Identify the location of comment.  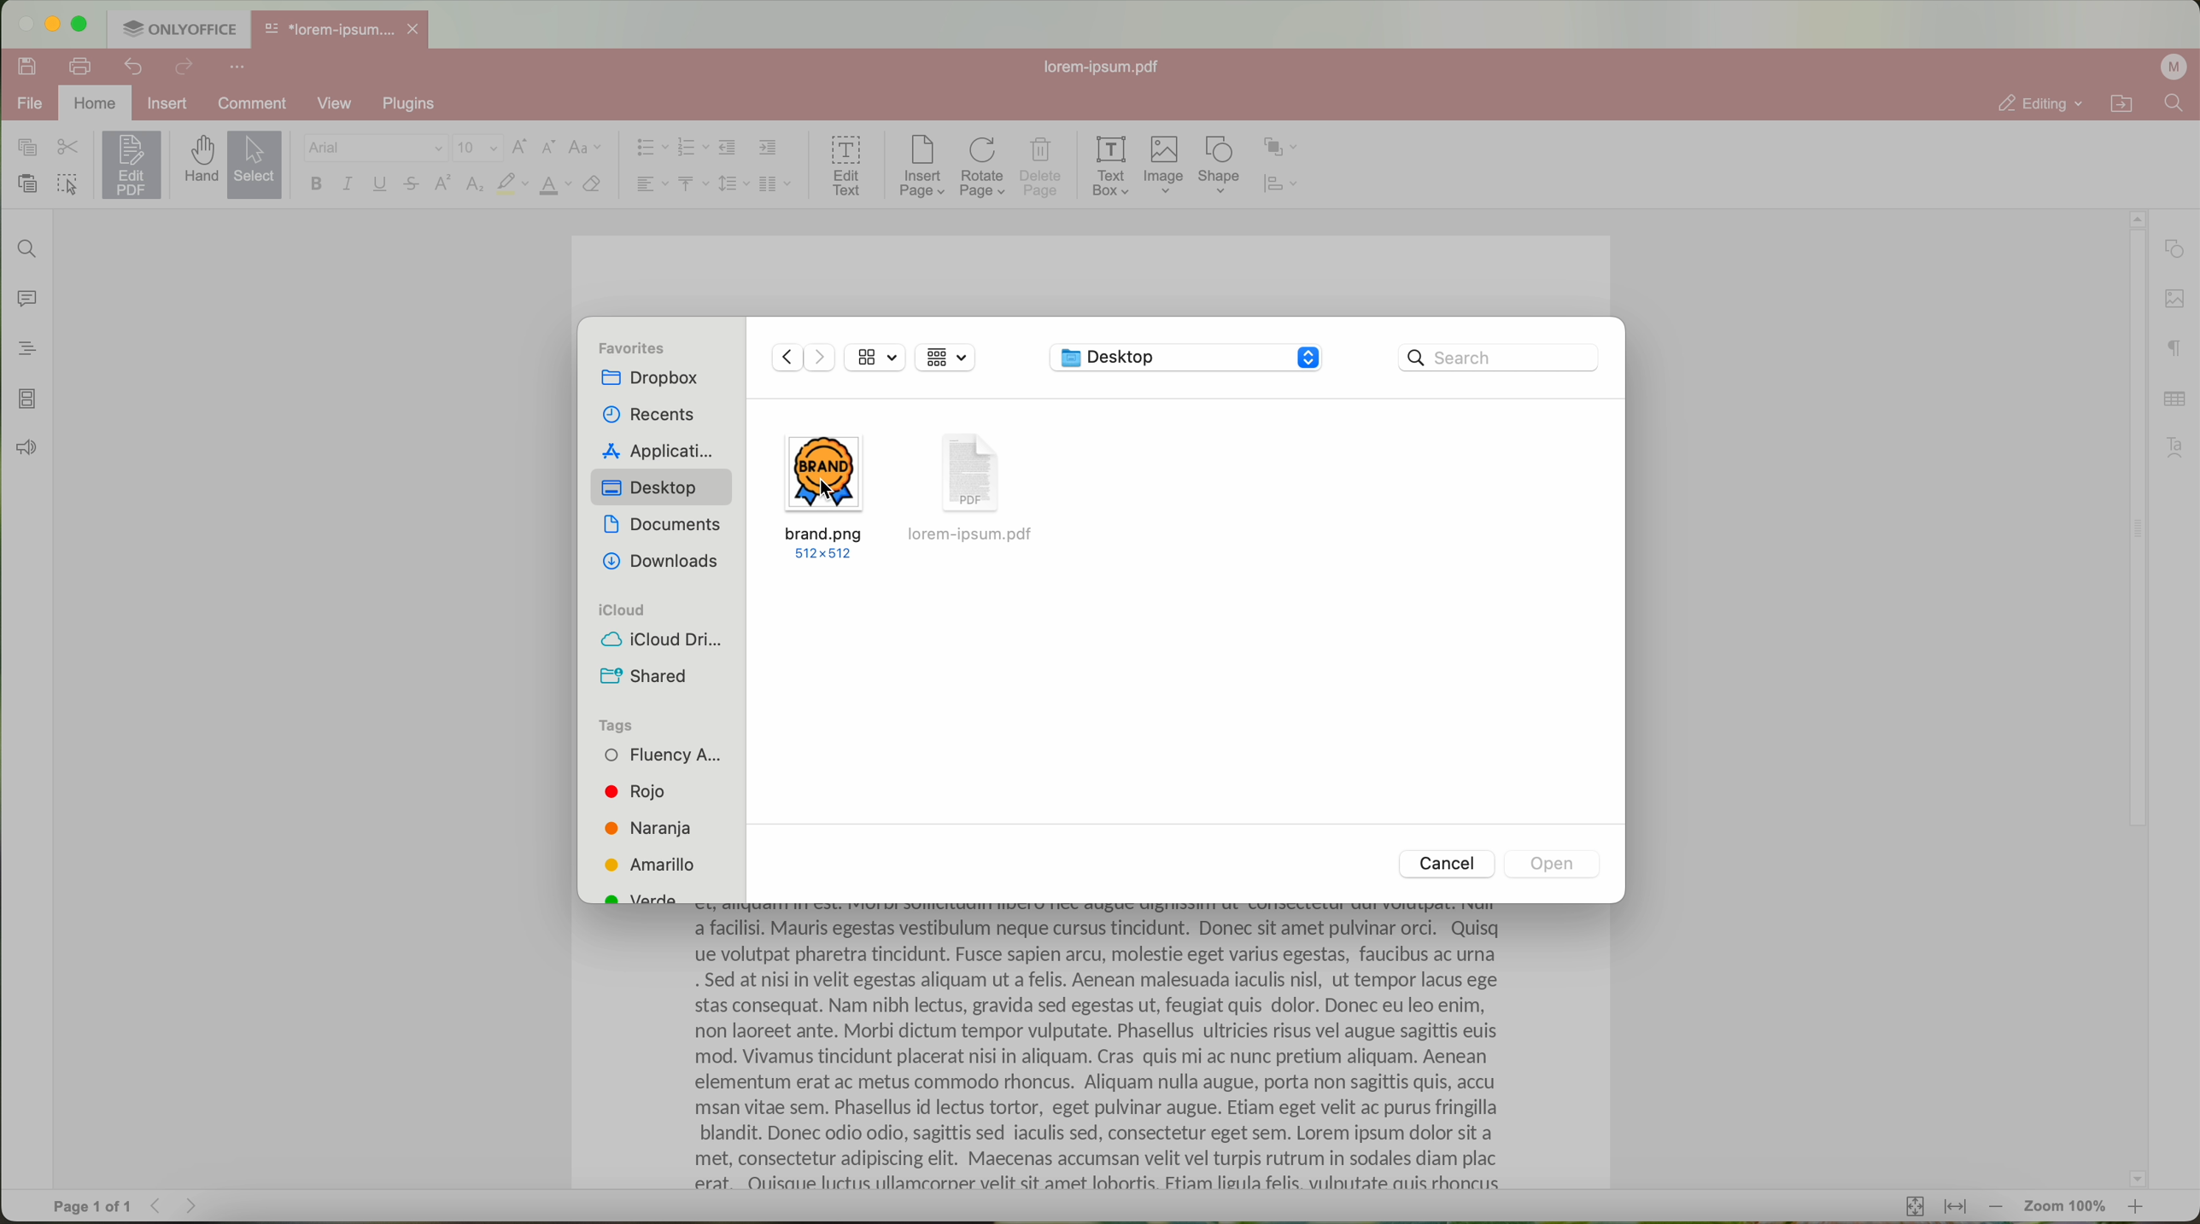
(255, 106).